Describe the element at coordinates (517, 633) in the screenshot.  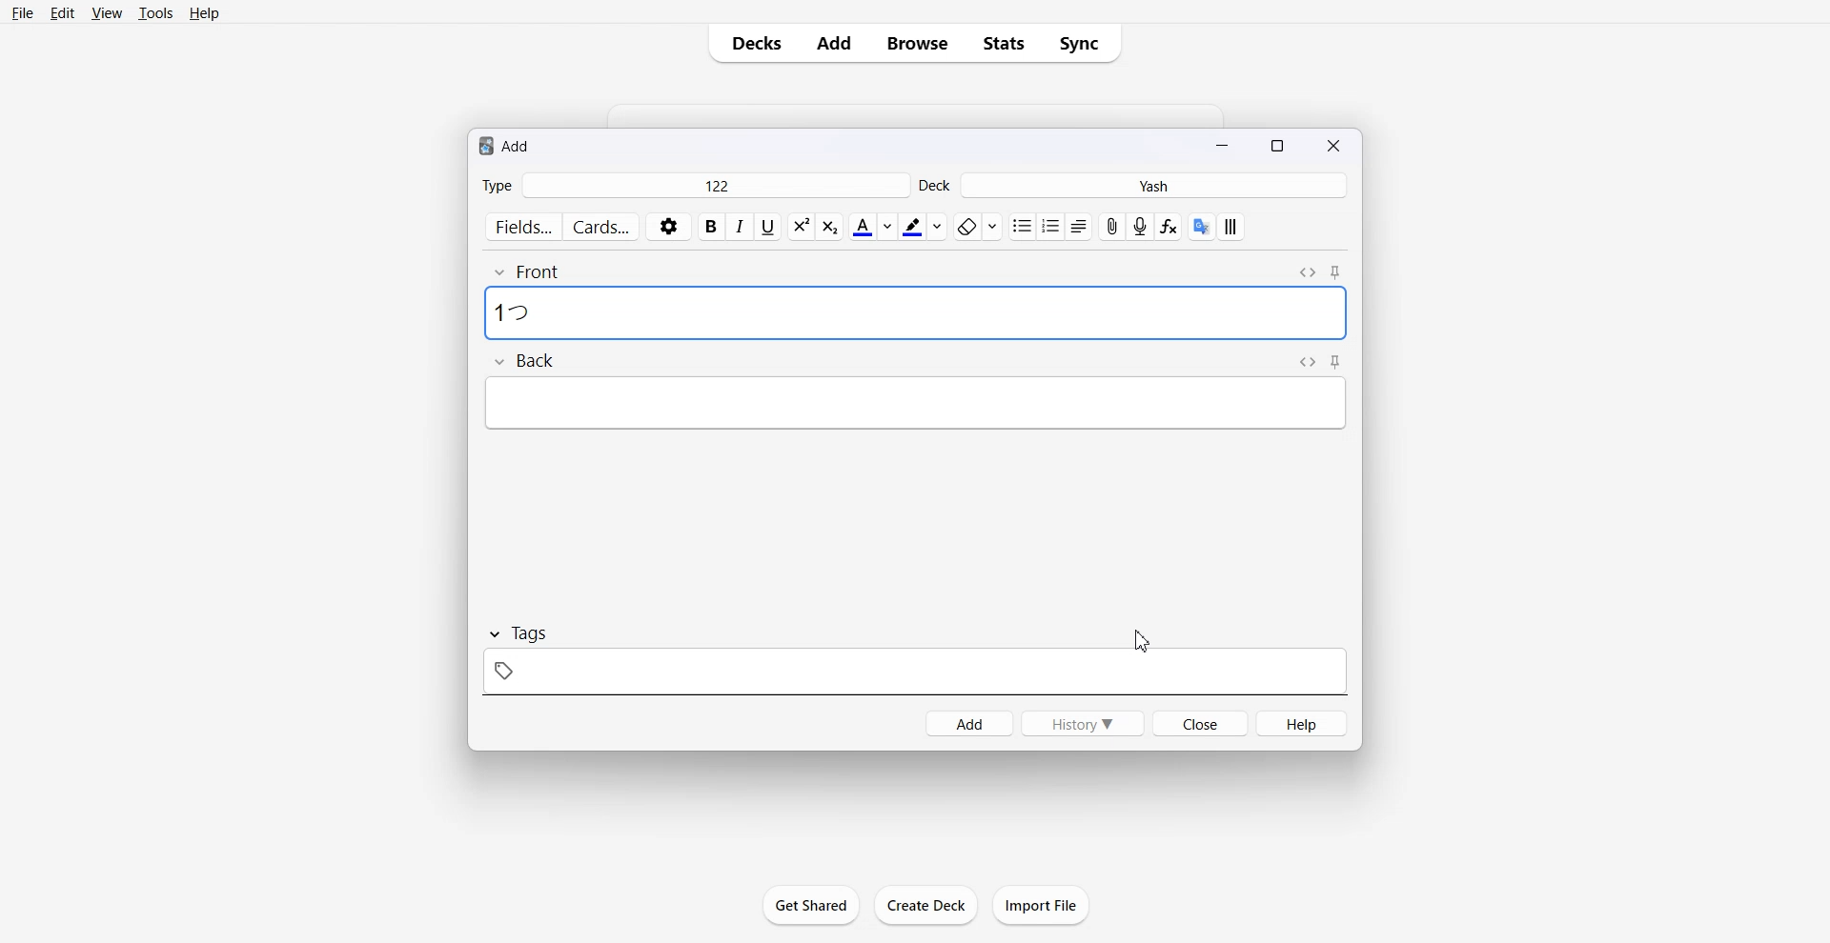
I see `Tags` at that location.